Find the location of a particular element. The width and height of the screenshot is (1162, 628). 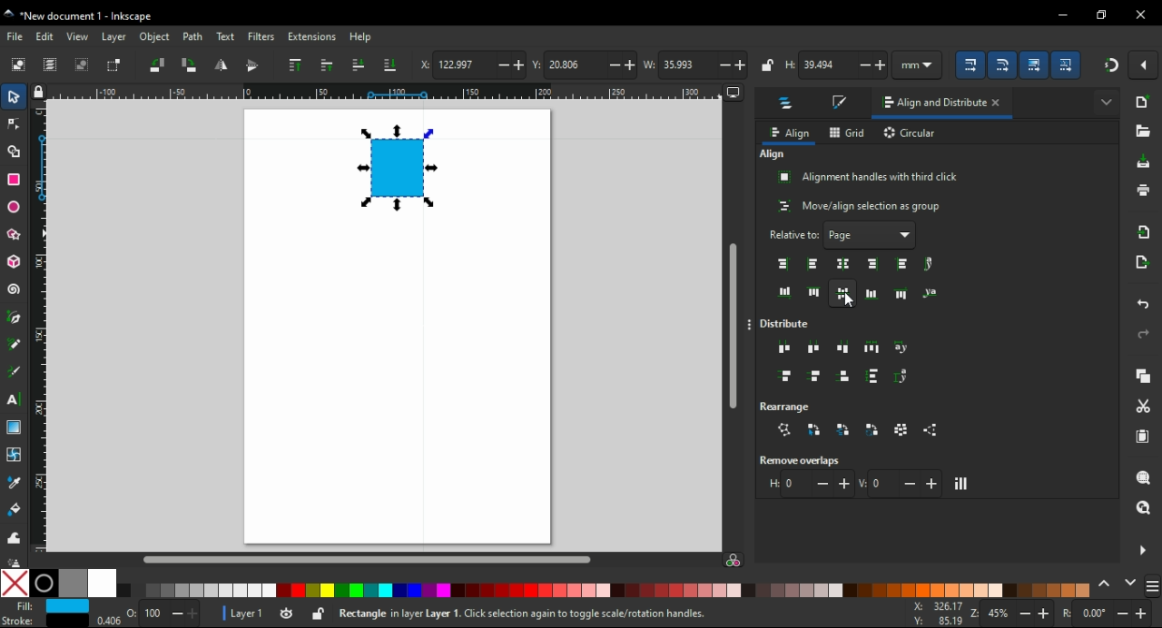

units is located at coordinates (923, 64).